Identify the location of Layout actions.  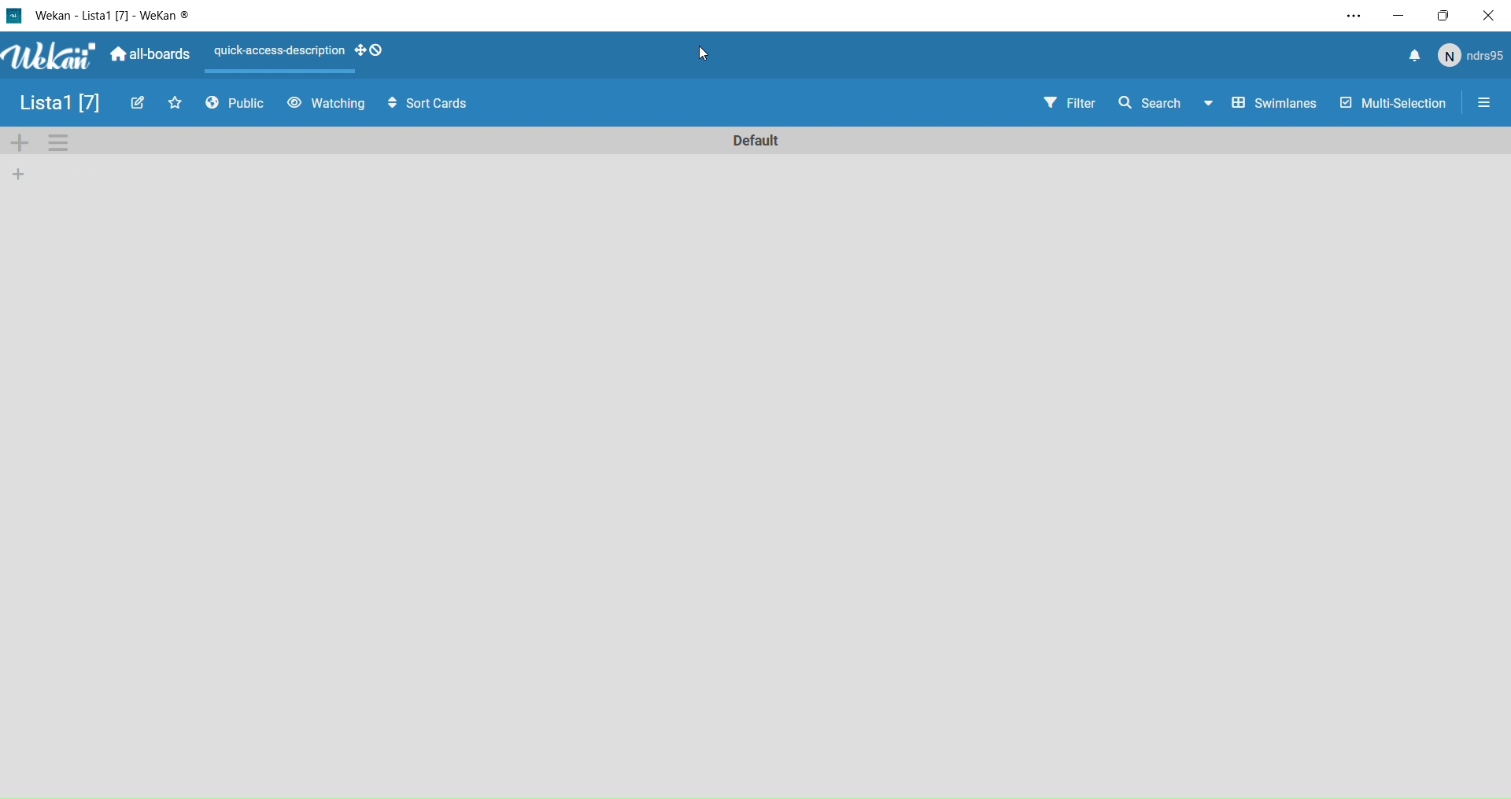
(275, 52).